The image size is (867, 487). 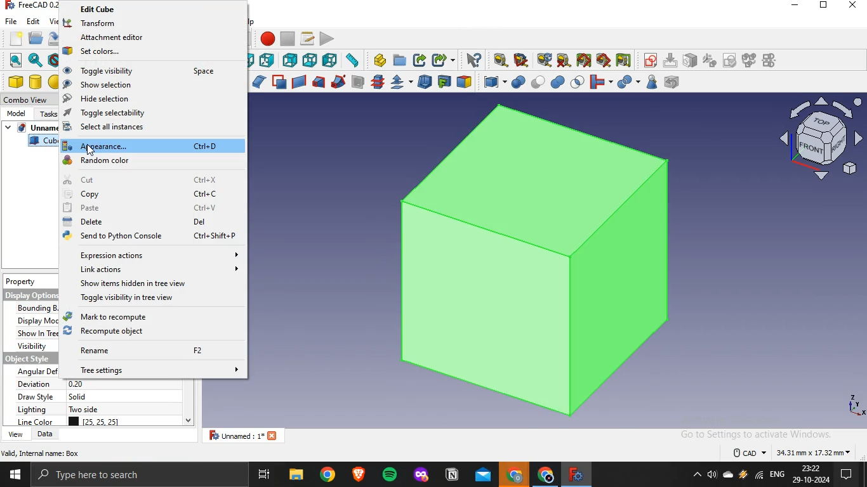 I want to click on edit cube, so click(x=145, y=10).